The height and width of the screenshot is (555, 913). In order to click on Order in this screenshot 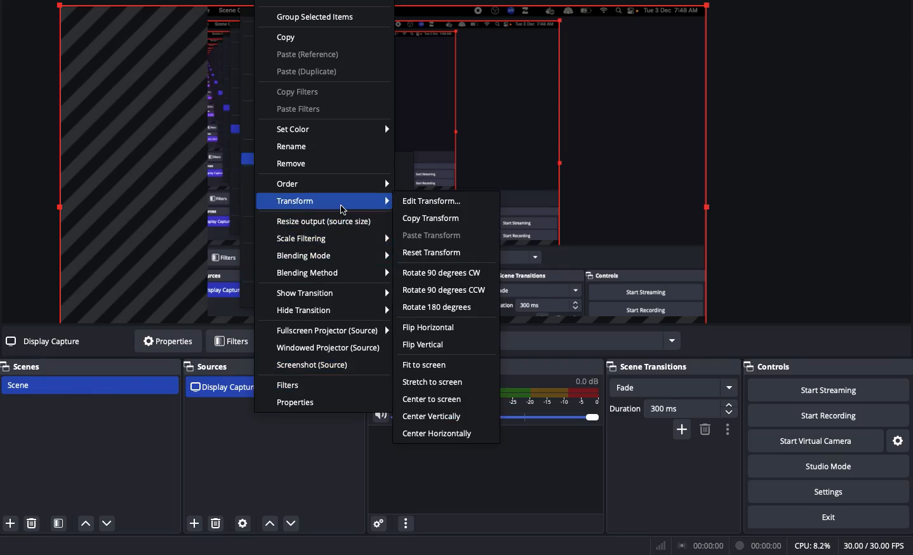, I will do `click(335, 184)`.